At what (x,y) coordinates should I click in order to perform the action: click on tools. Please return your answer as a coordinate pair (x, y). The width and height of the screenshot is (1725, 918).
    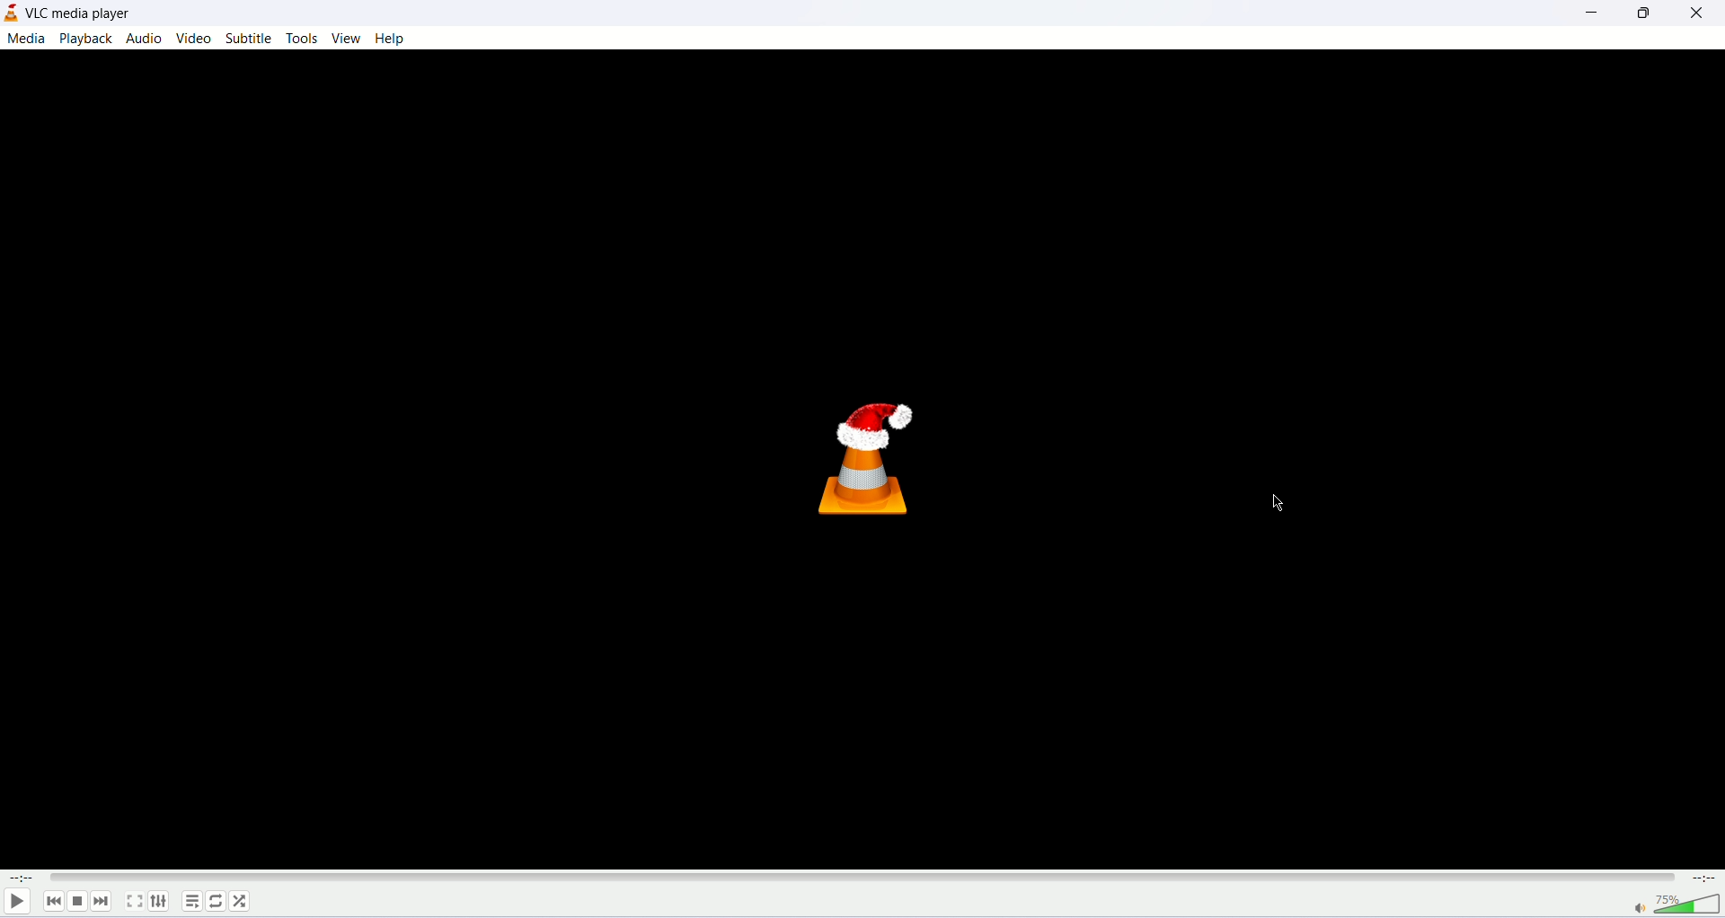
    Looking at the image, I should click on (303, 40).